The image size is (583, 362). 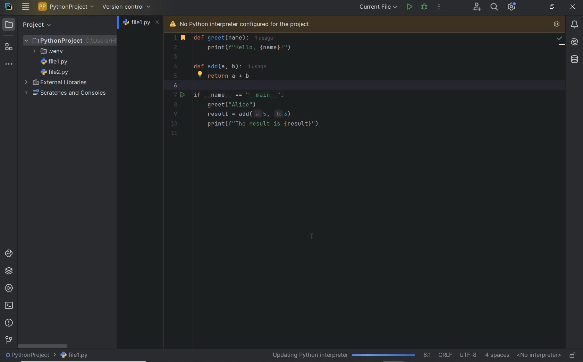 I want to click on scrollbar, so click(x=43, y=346).